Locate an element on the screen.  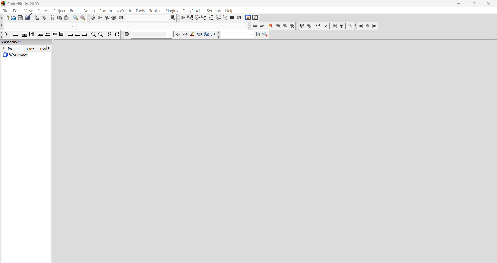
exit conditional loop is located at coordinates (48, 34).